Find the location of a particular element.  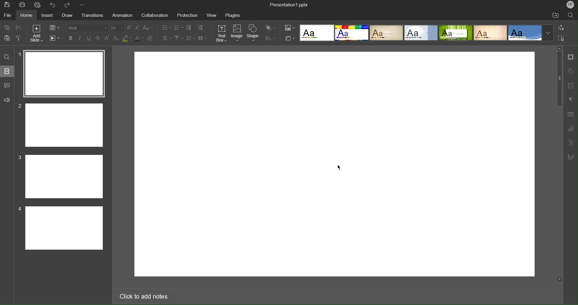

workspace is located at coordinates (334, 164).